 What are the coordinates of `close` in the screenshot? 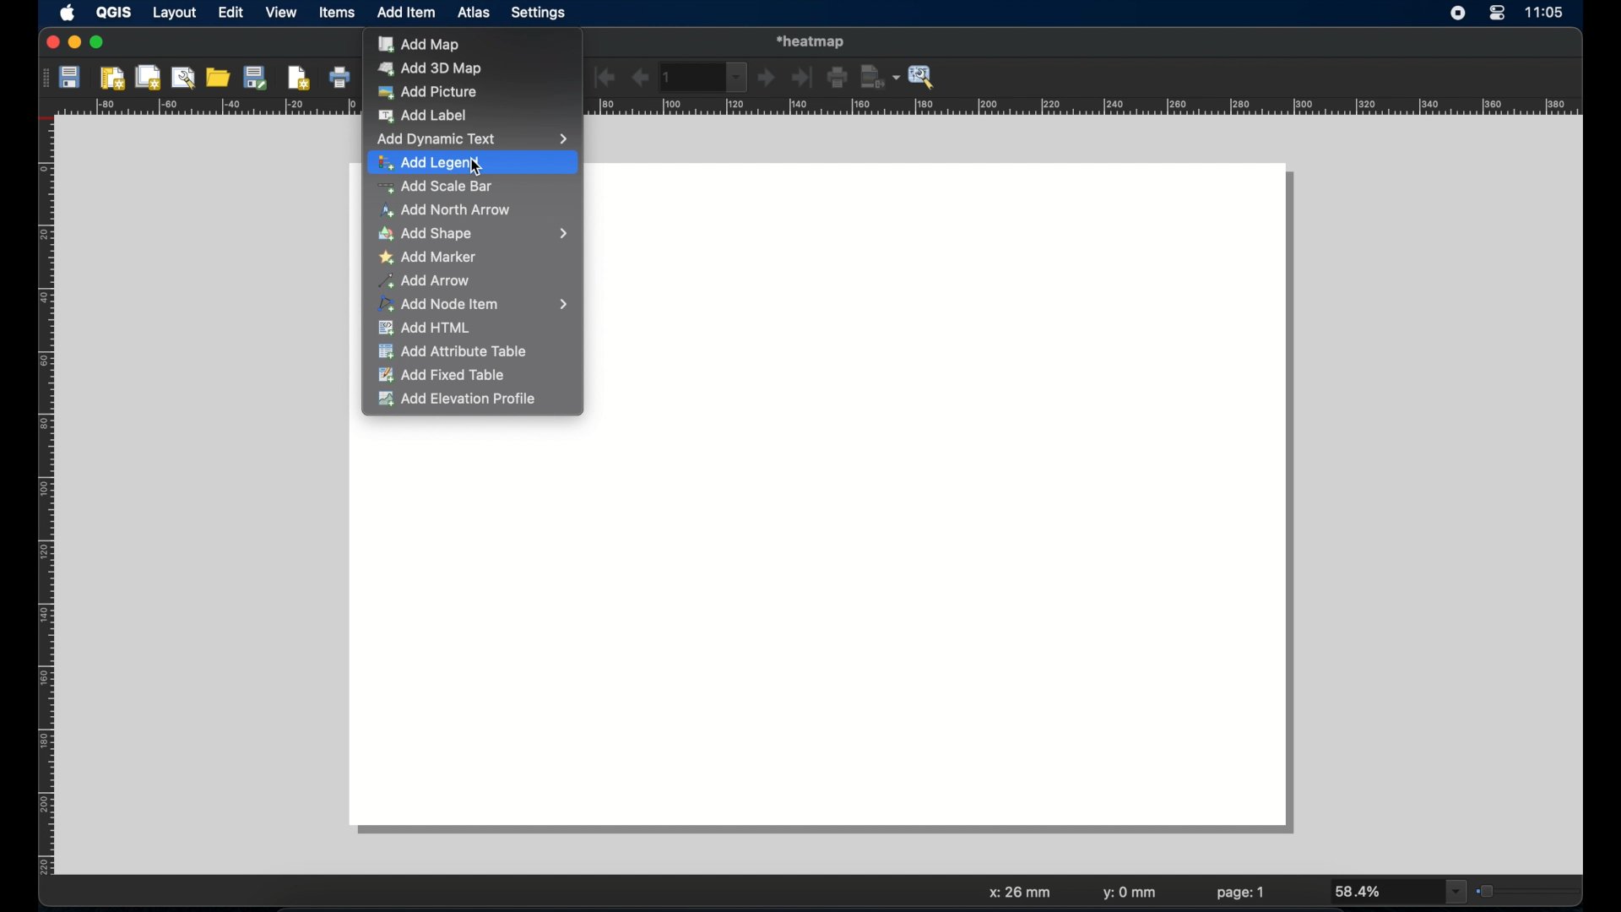 It's located at (51, 43).